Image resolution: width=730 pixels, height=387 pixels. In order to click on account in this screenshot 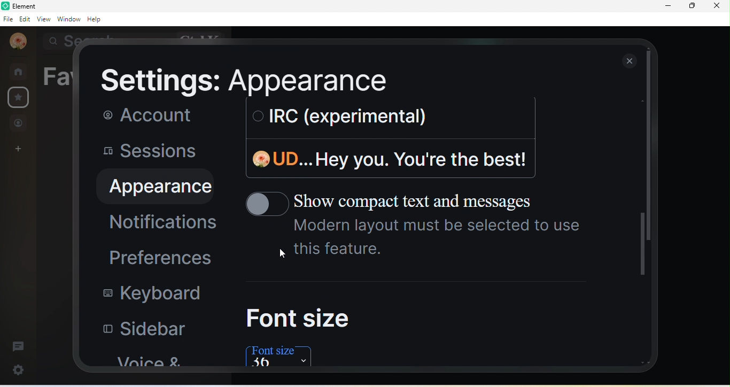, I will do `click(142, 115)`.